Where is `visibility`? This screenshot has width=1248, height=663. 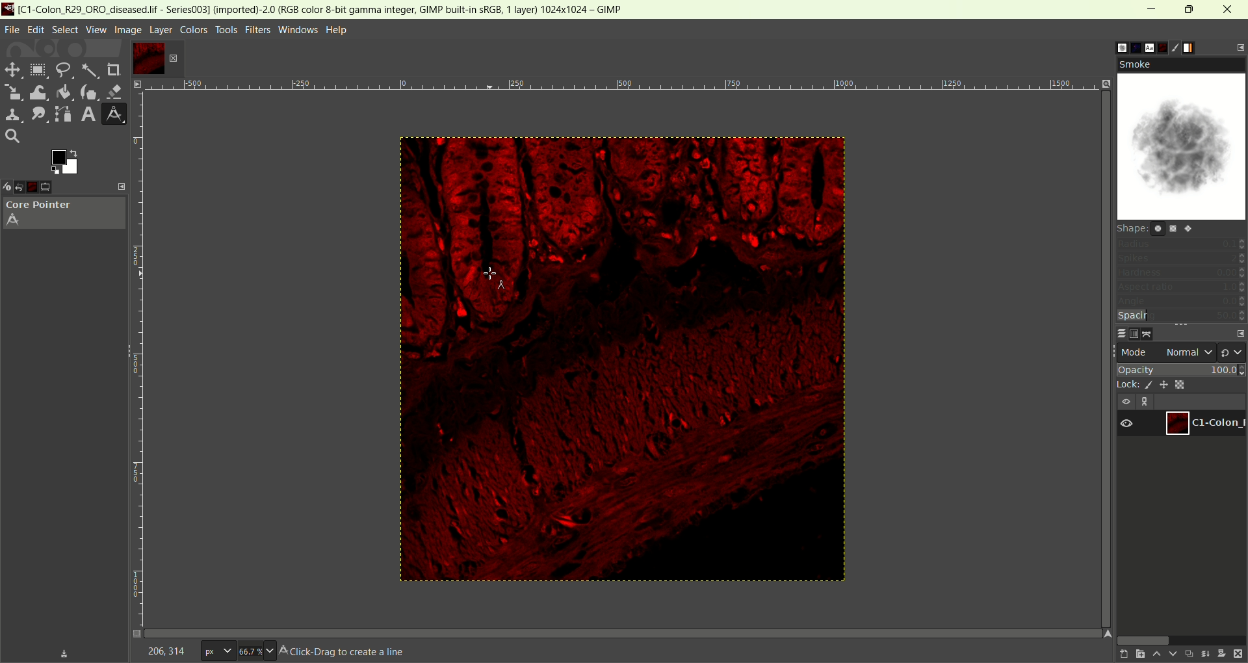 visibility is located at coordinates (1127, 424).